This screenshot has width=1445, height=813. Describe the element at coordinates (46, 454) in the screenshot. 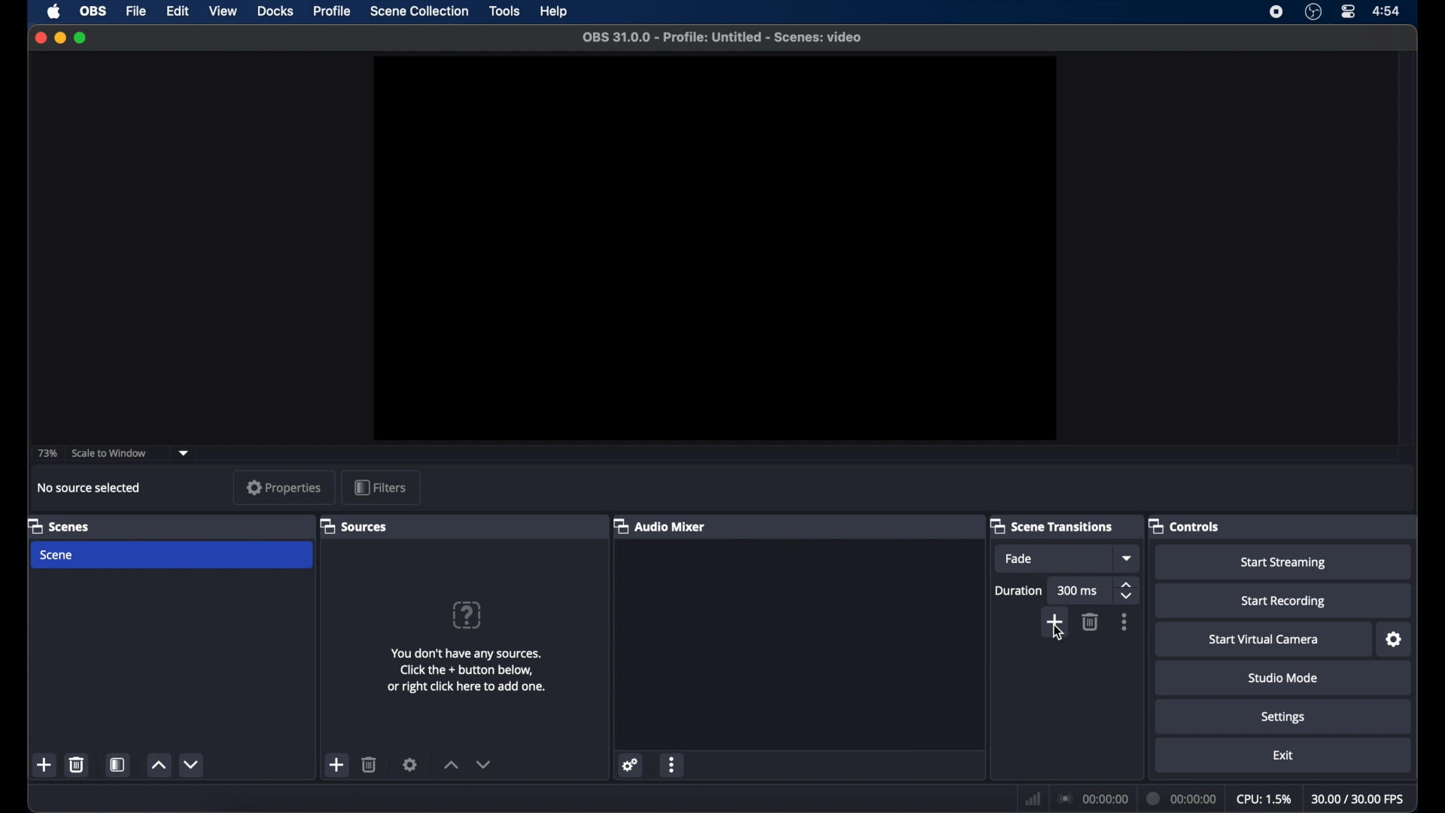

I see `73%` at that location.